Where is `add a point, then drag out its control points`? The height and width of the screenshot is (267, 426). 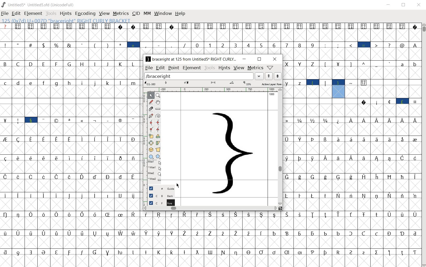
add a point, then drag out its control points is located at coordinates (150, 116).